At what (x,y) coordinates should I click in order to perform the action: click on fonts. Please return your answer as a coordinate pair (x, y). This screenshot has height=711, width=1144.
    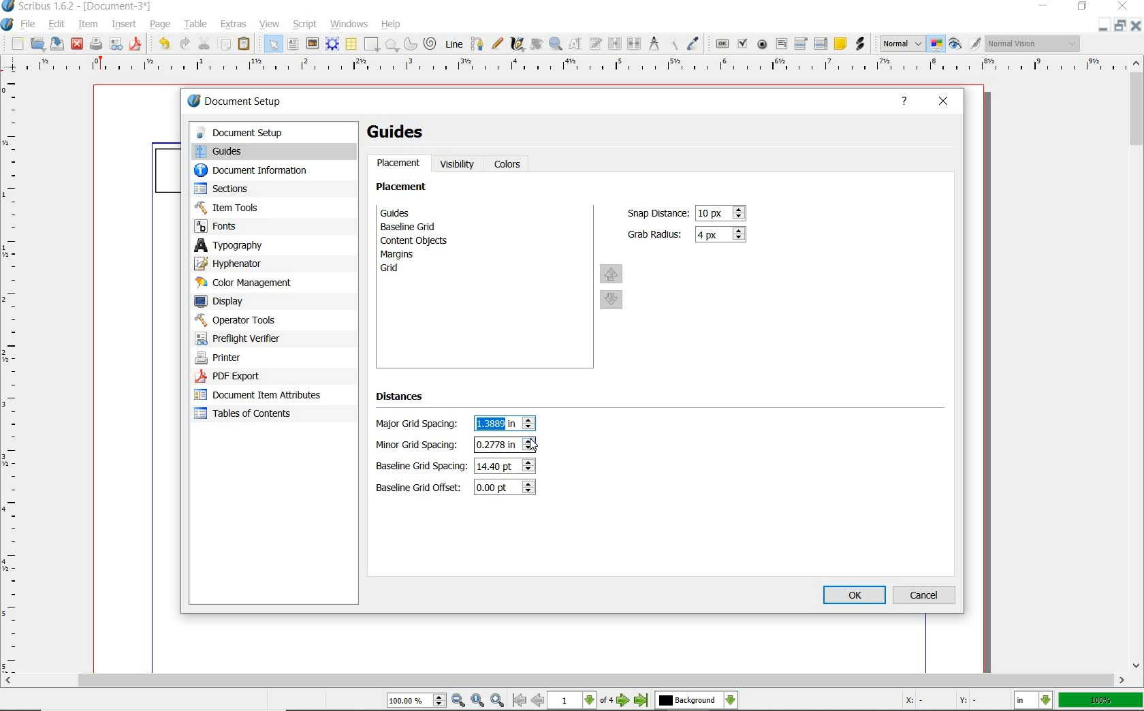
    Looking at the image, I should click on (274, 225).